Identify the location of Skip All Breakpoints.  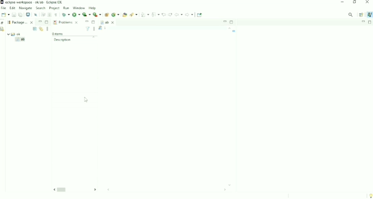
(36, 14).